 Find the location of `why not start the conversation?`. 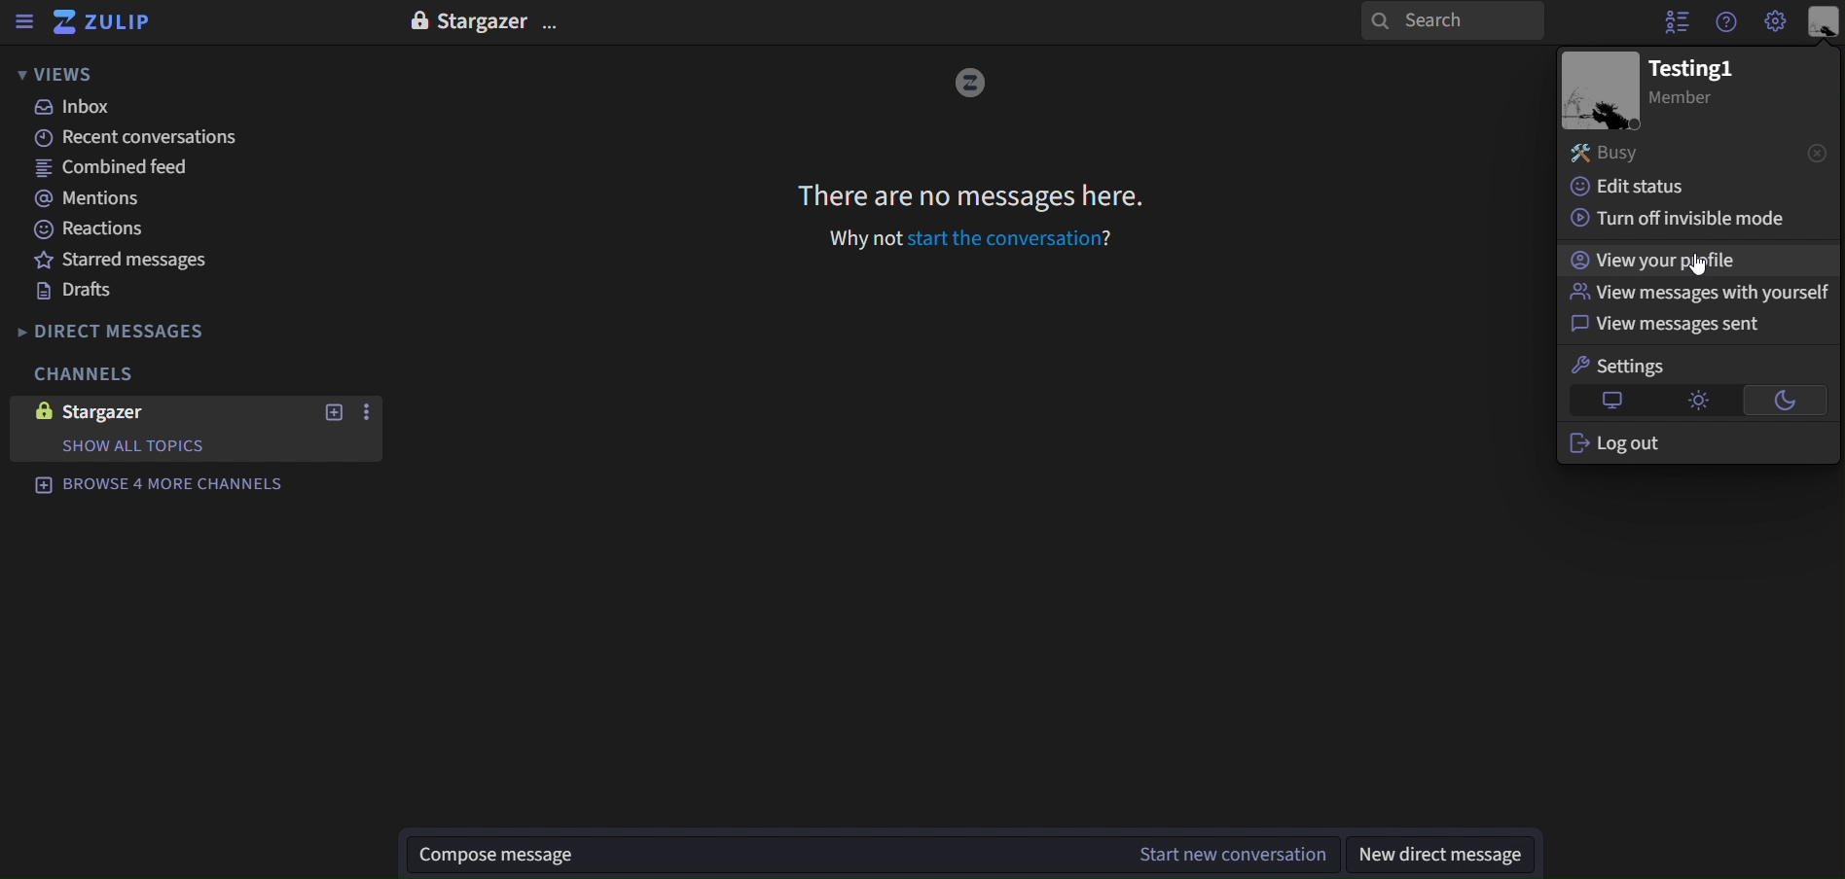

why not start the conversation? is located at coordinates (983, 240).